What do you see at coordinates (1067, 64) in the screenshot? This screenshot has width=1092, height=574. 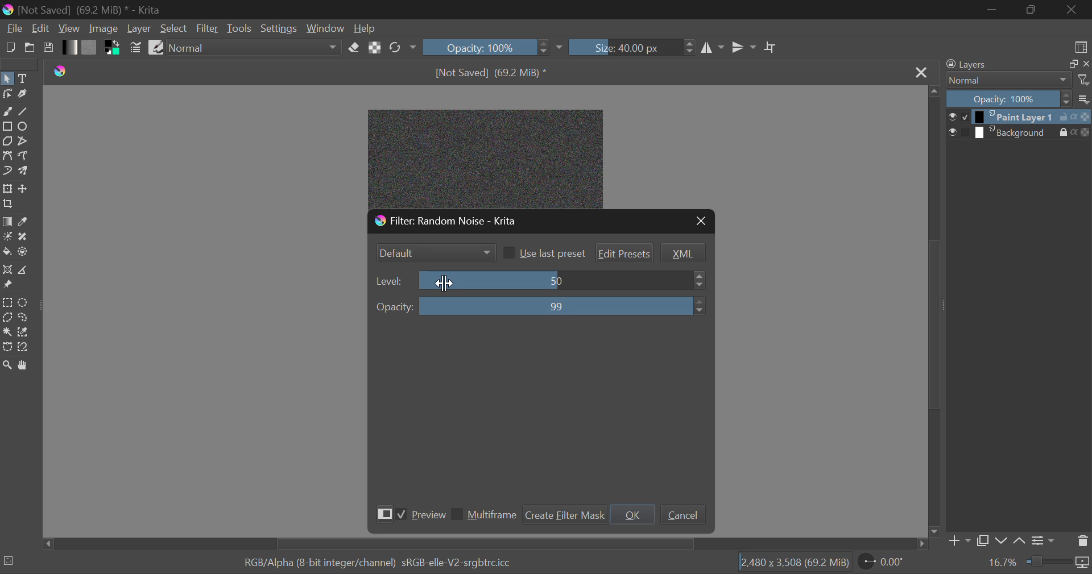 I see `maximize` at bounding box center [1067, 64].